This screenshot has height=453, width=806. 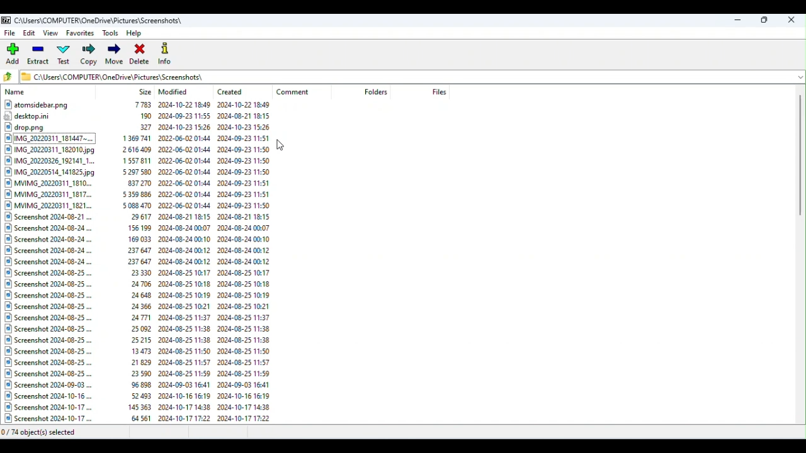 What do you see at coordinates (764, 20) in the screenshot?
I see `Maximize` at bounding box center [764, 20].